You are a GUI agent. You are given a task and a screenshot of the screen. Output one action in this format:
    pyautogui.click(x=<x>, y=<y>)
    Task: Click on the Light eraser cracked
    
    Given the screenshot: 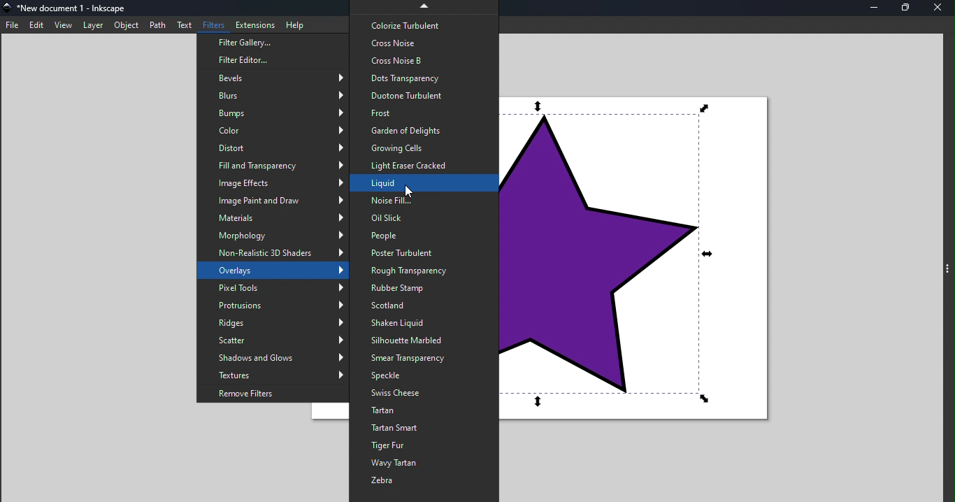 What is the action you would take?
    pyautogui.click(x=422, y=164)
    